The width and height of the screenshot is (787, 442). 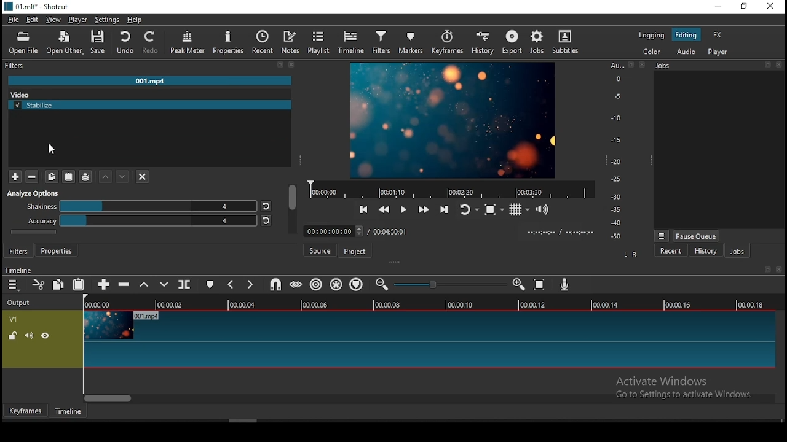 What do you see at coordinates (390, 339) in the screenshot?
I see `video track` at bounding box center [390, 339].